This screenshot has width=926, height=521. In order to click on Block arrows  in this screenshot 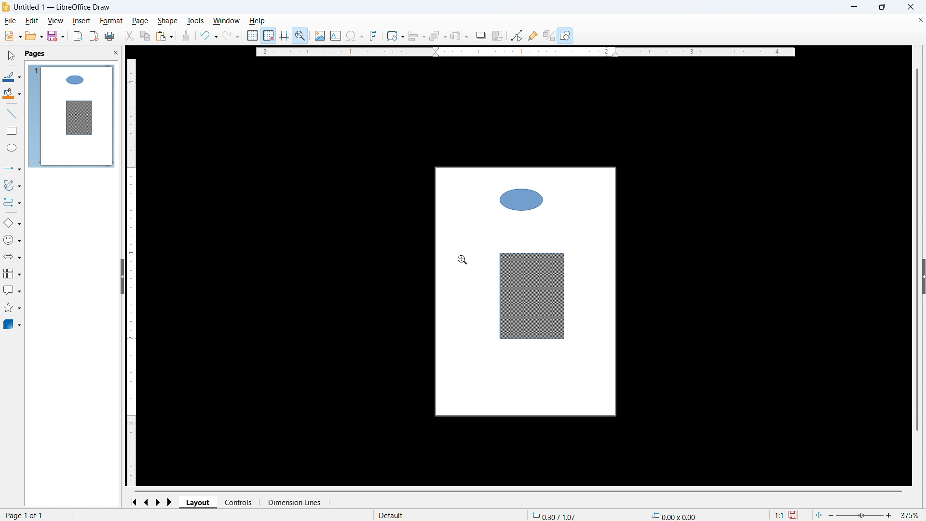, I will do `click(12, 257)`.